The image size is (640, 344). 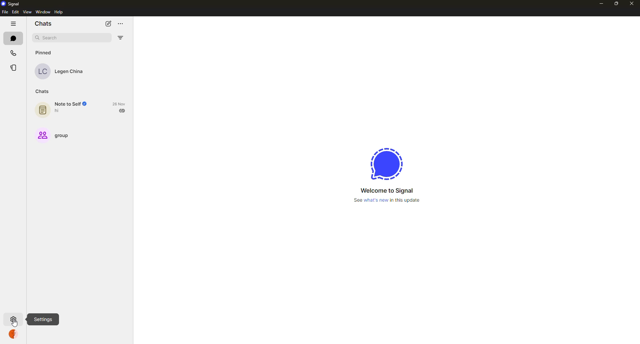 What do you see at coordinates (44, 53) in the screenshot?
I see `pinned` at bounding box center [44, 53].